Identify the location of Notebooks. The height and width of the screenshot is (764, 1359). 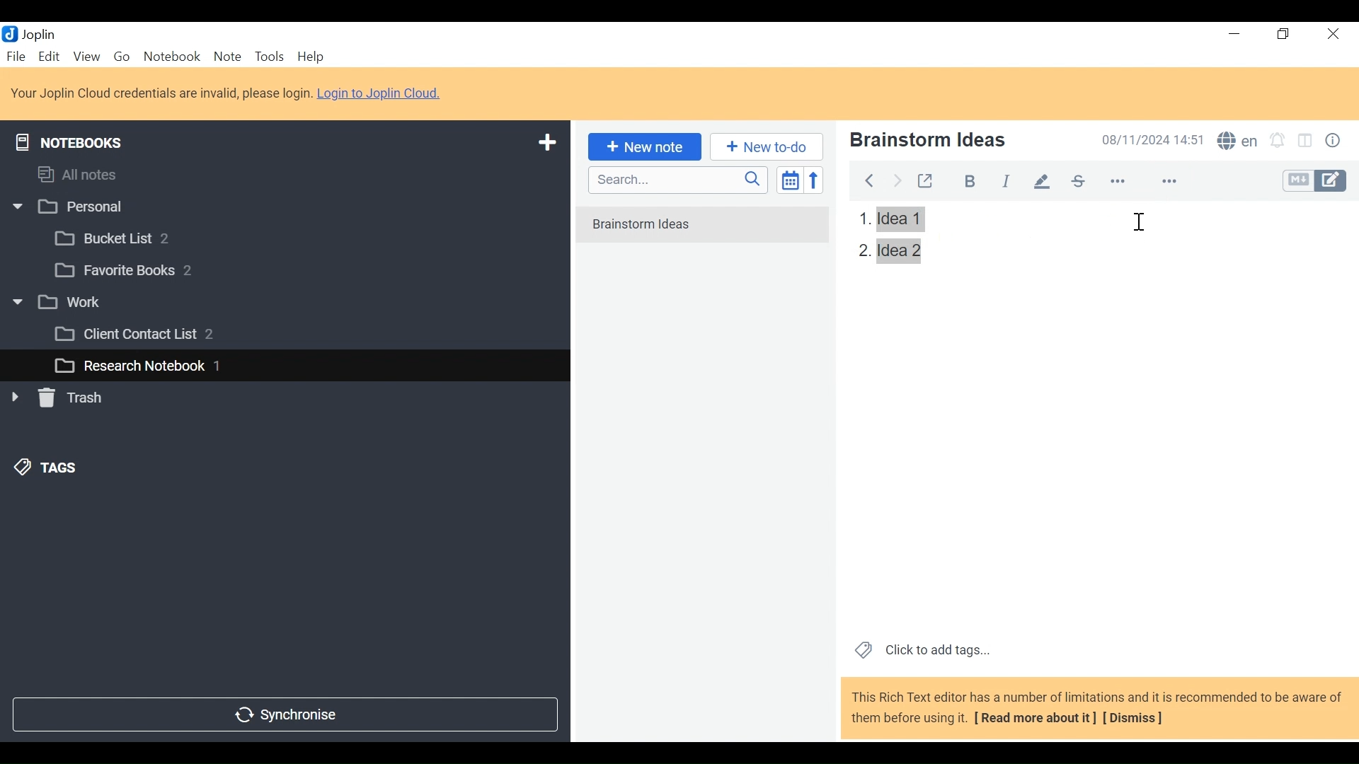
(79, 139).